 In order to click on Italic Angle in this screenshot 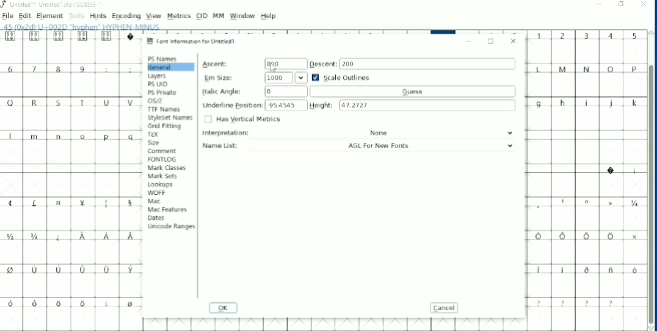, I will do `click(354, 91)`.